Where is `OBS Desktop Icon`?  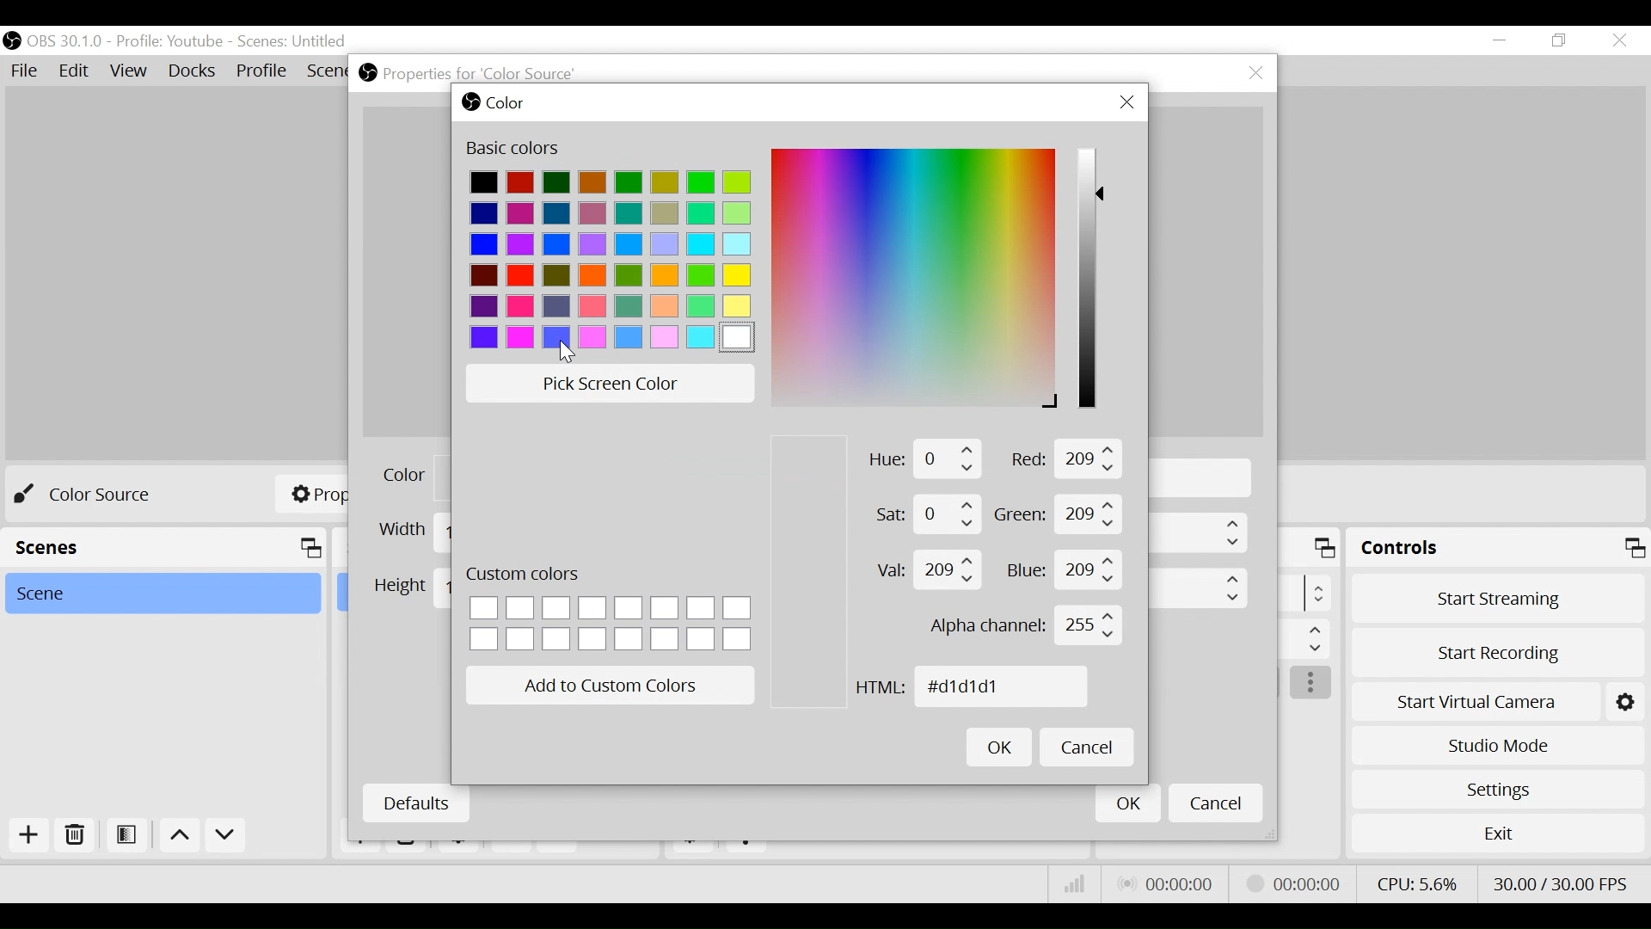 OBS Desktop Icon is located at coordinates (10, 41).